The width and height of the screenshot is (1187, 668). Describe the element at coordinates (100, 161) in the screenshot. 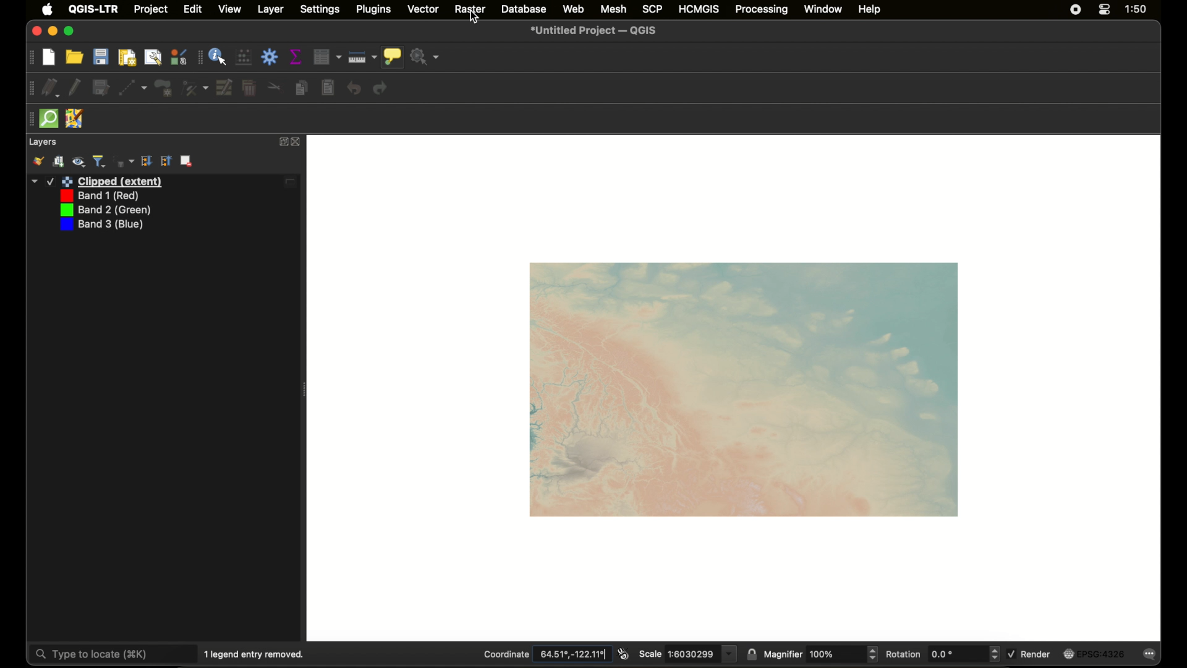

I see `filter legend` at that location.